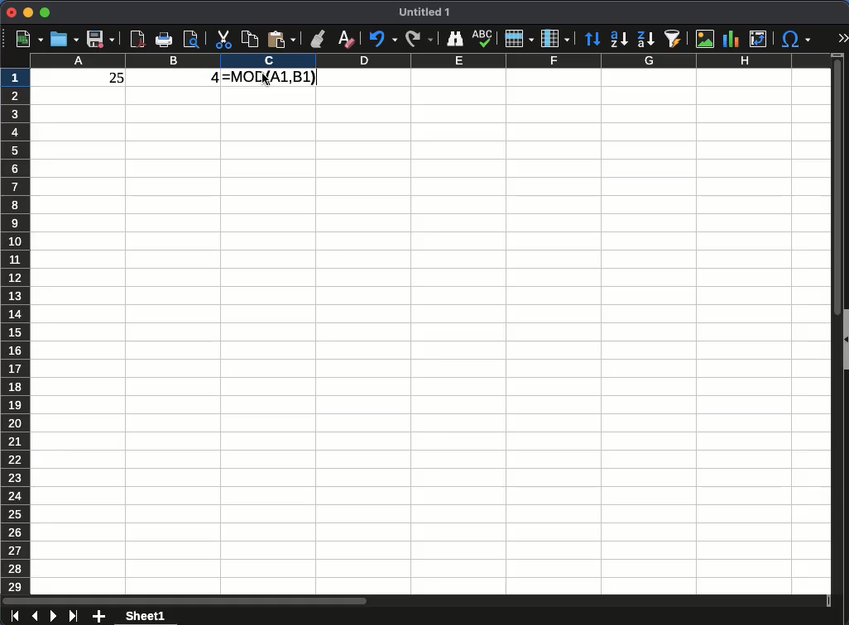 Image resolution: width=849 pixels, height=625 pixels. What do you see at coordinates (426, 12) in the screenshot?
I see `Untitled 1` at bounding box center [426, 12].